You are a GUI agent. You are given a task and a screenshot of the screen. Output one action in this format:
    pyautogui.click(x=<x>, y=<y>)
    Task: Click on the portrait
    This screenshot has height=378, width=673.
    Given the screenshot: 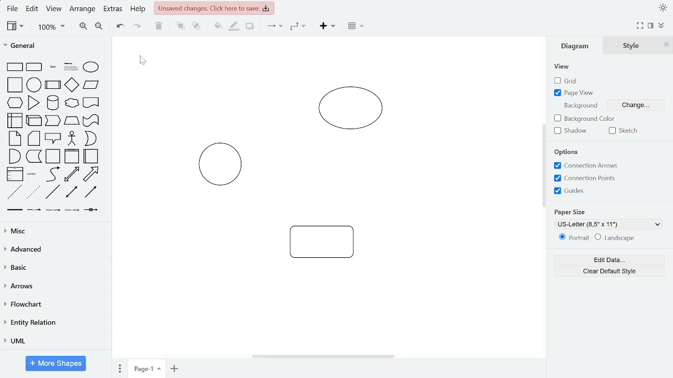 What is the action you would take?
    pyautogui.click(x=572, y=238)
    